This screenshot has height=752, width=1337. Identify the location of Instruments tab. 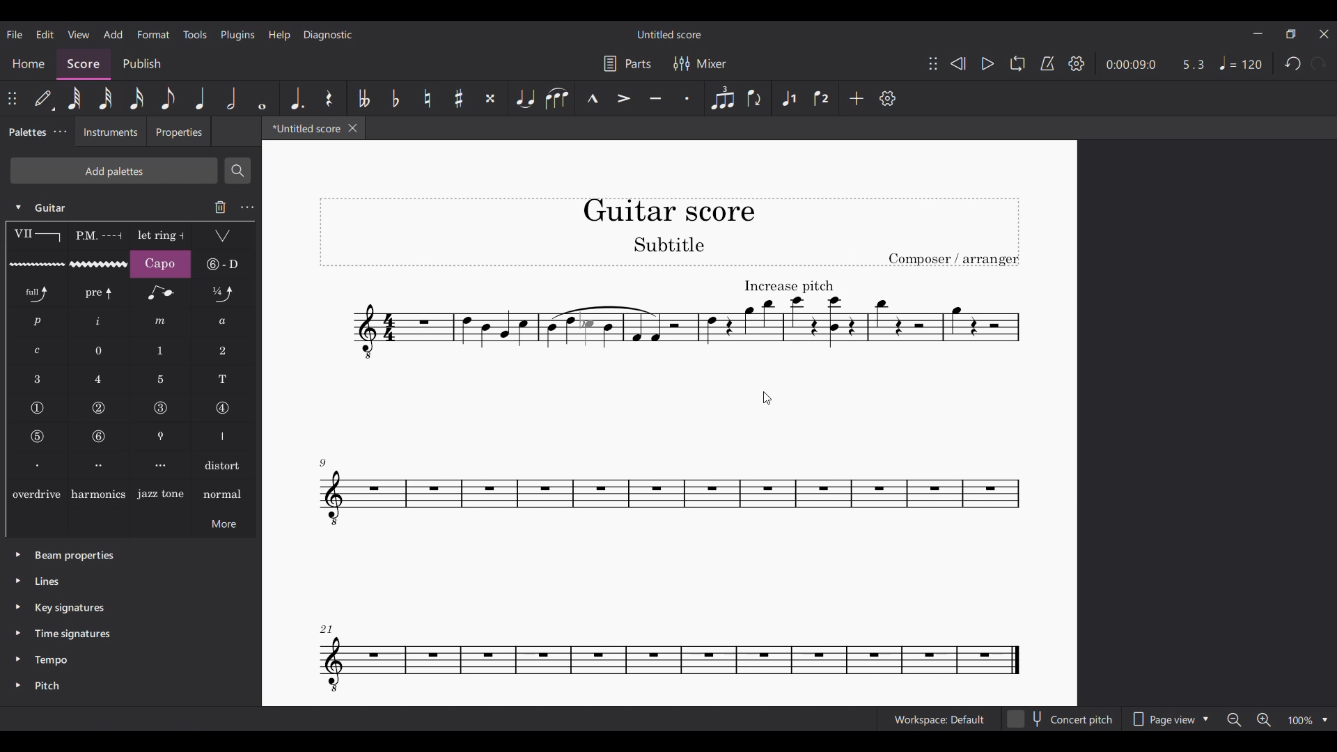
(110, 132).